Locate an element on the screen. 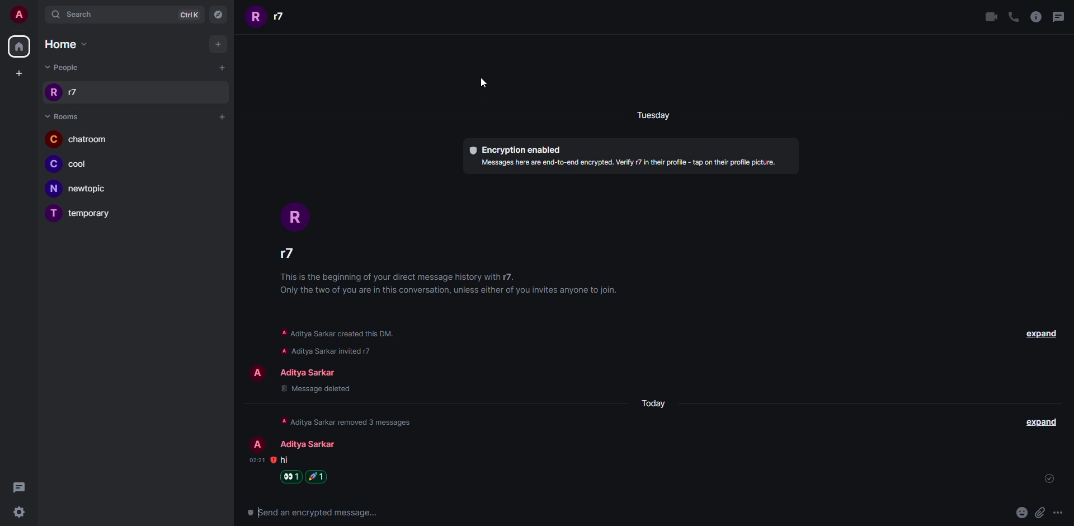  room is located at coordinates (74, 166).